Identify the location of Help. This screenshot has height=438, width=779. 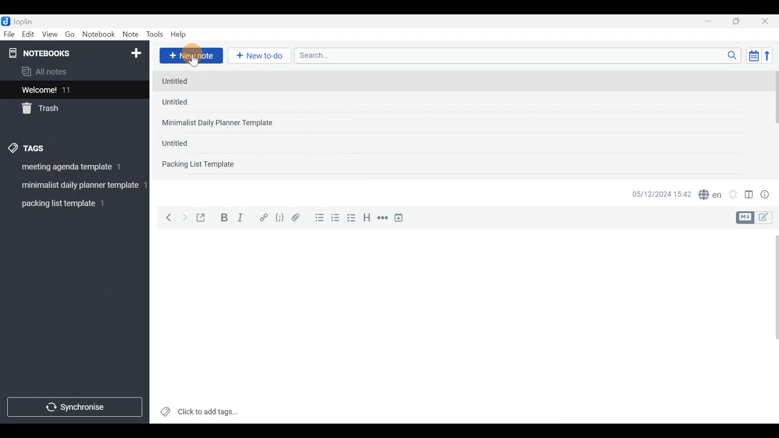
(181, 33).